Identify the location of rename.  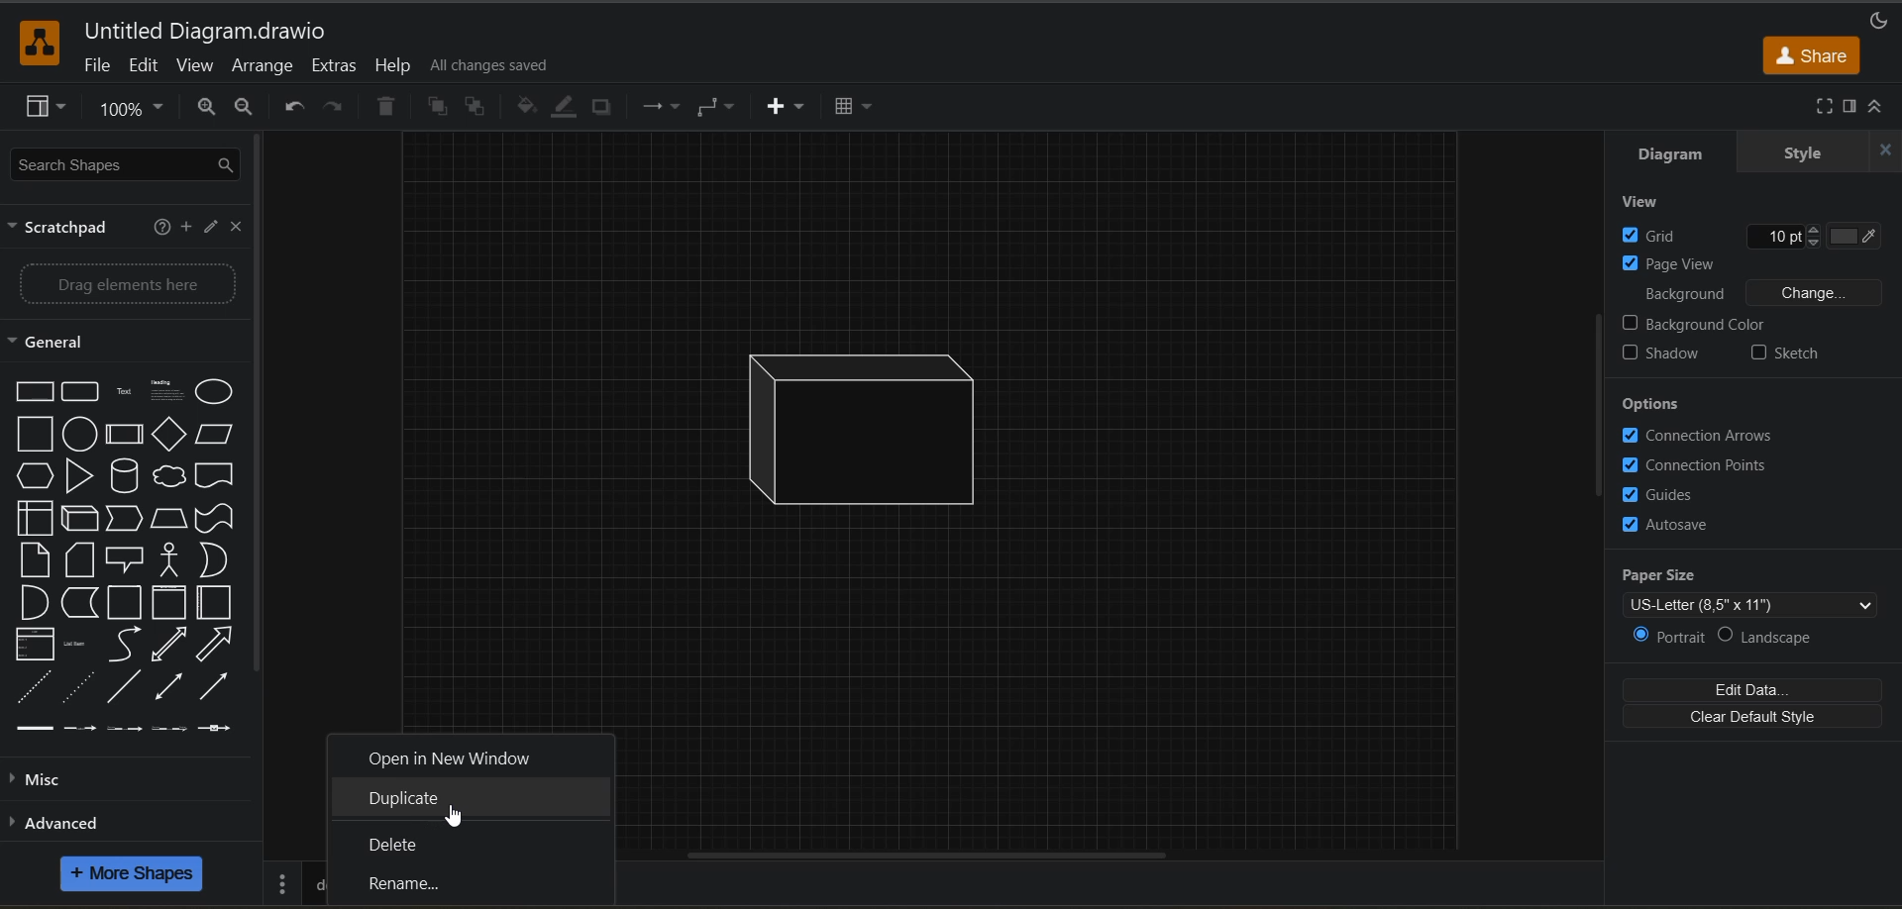
(447, 883).